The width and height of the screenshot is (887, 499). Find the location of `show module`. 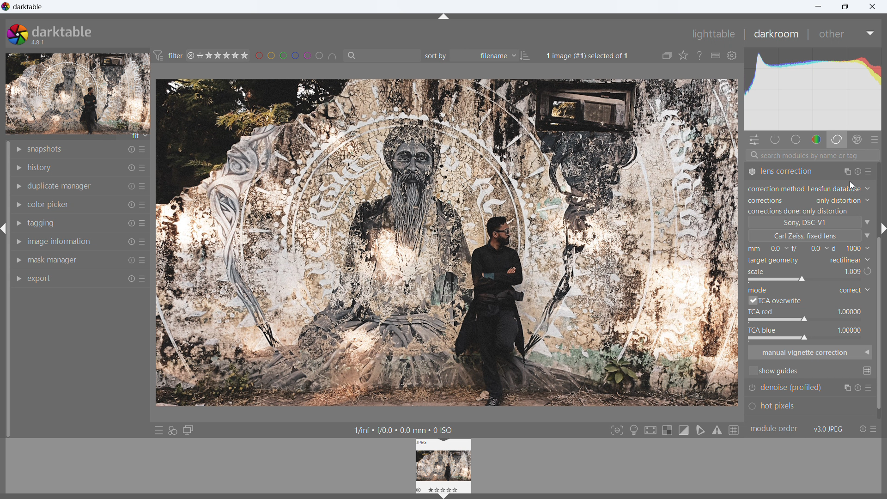

show module is located at coordinates (20, 186).